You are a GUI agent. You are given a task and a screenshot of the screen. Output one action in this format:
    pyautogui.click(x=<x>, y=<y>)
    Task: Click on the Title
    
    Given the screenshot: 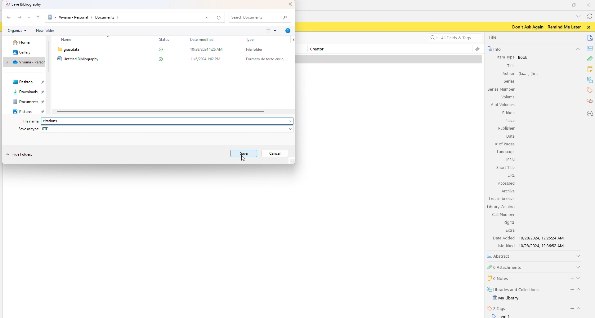 What is the action you would take?
    pyautogui.click(x=510, y=66)
    